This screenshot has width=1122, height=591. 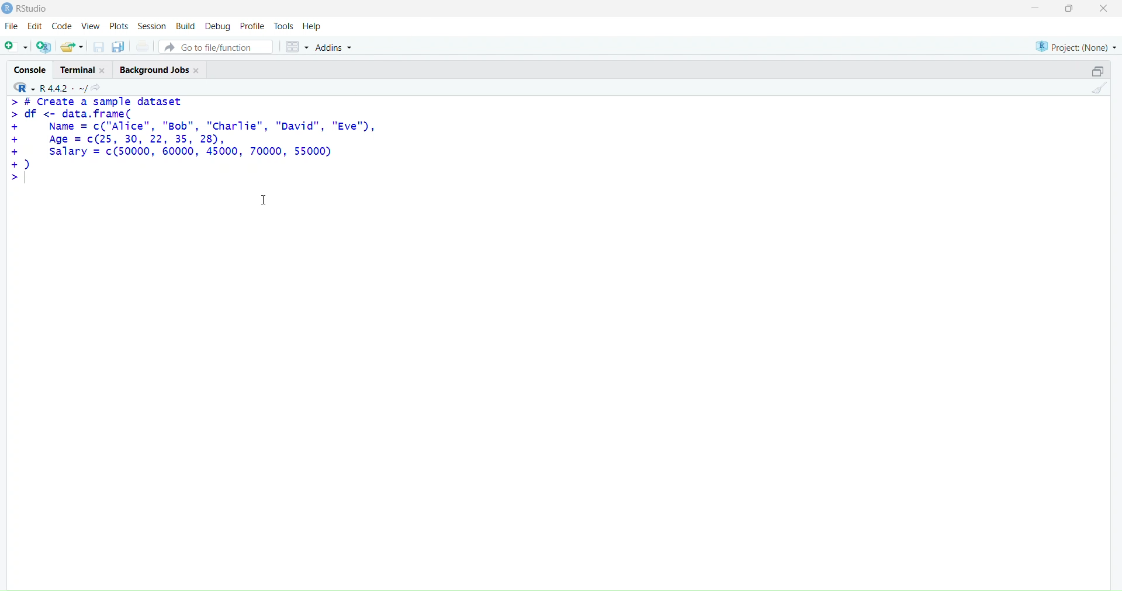 What do you see at coordinates (143, 46) in the screenshot?
I see `print the current file` at bounding box center [143, 46].